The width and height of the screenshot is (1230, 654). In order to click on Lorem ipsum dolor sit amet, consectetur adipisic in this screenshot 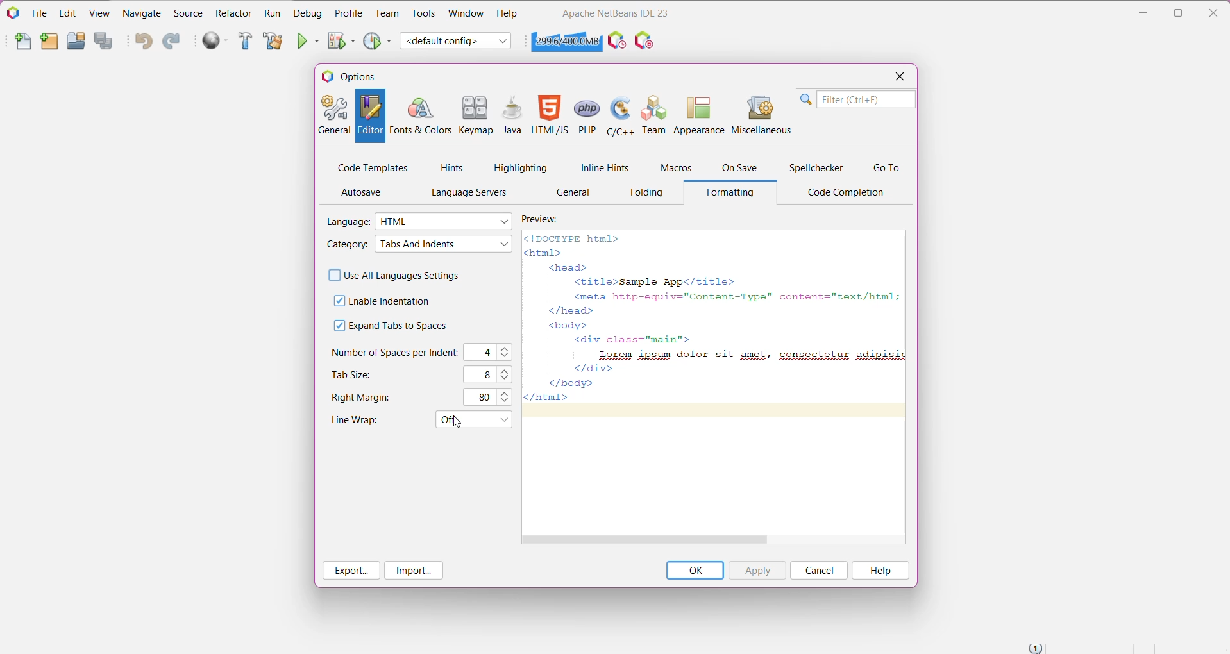, I will do `click(746, 354)`.